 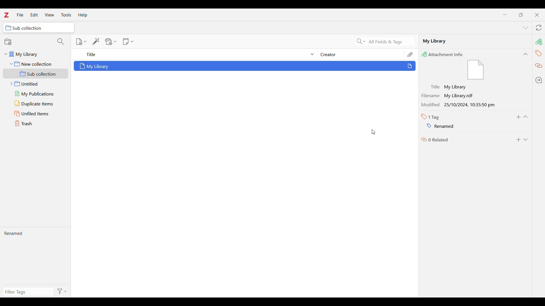 I want to click on Collapse, so click(x=525, y=117).